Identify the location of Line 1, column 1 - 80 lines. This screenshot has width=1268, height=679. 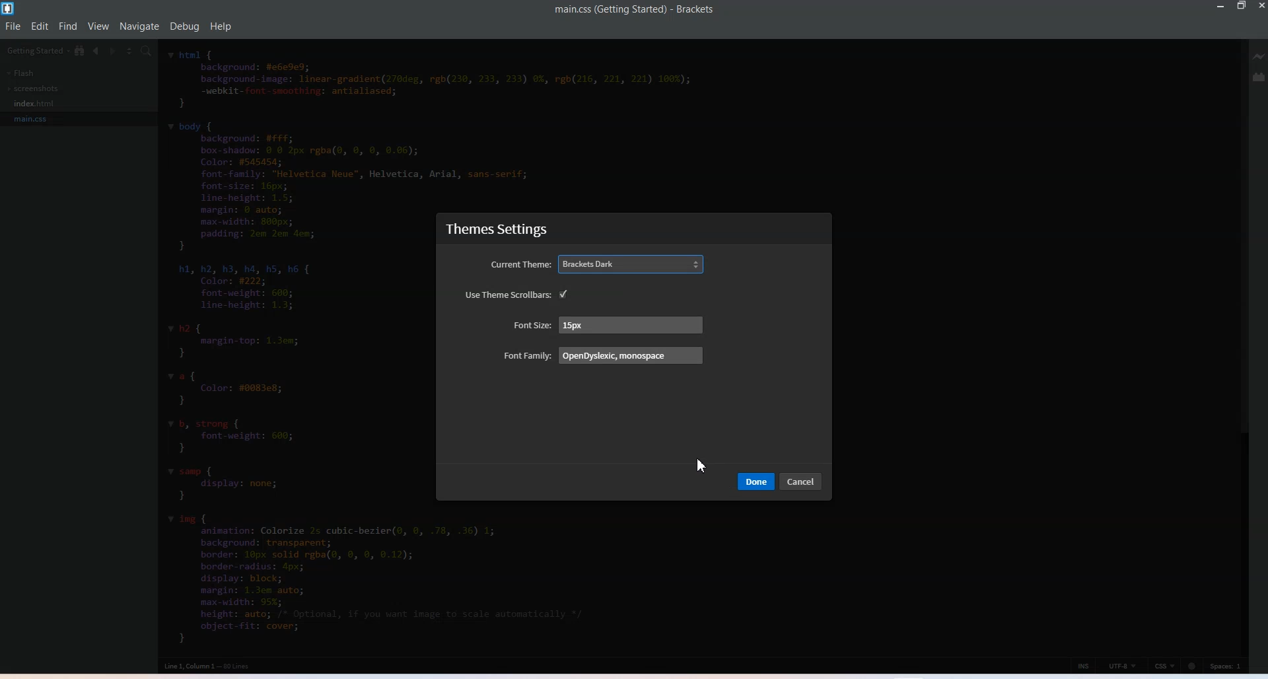
(207, 666).